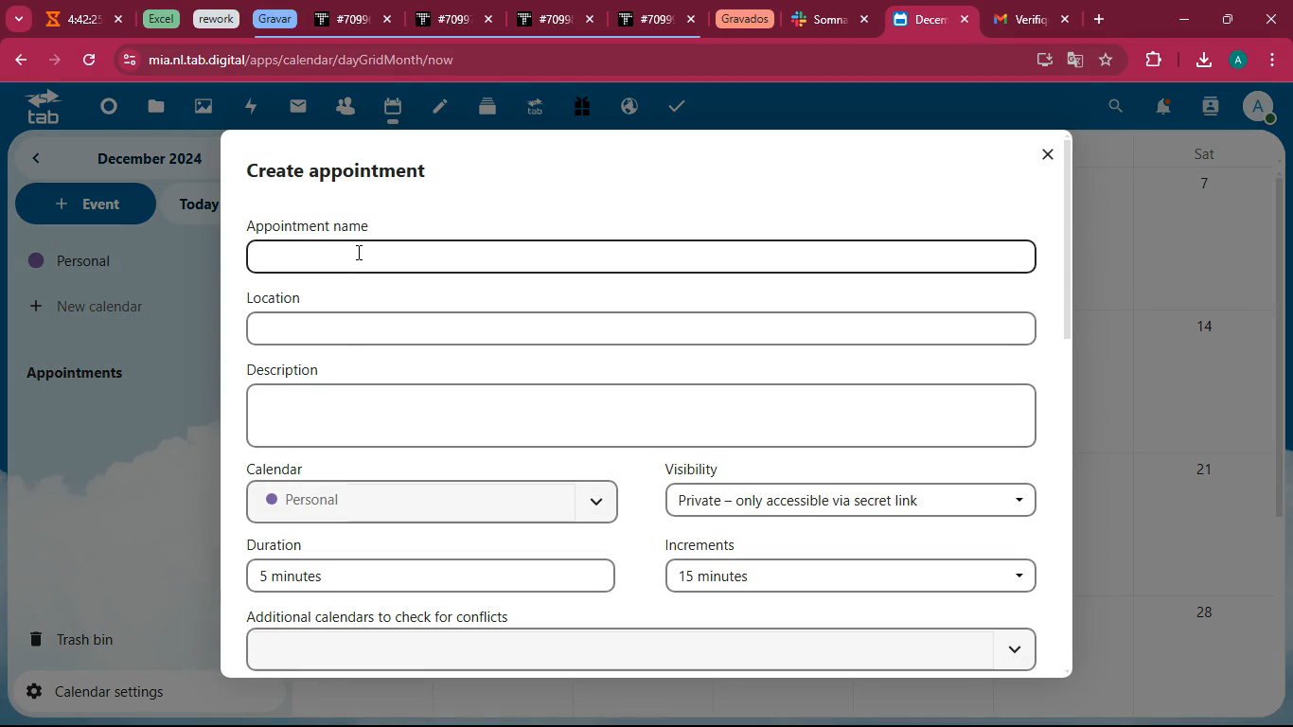 This screenshot has width=1293, height=727. What do you see at coordinates (89, 61) in the screenshot?
I see `refresh` at bounding box center [89, 61].